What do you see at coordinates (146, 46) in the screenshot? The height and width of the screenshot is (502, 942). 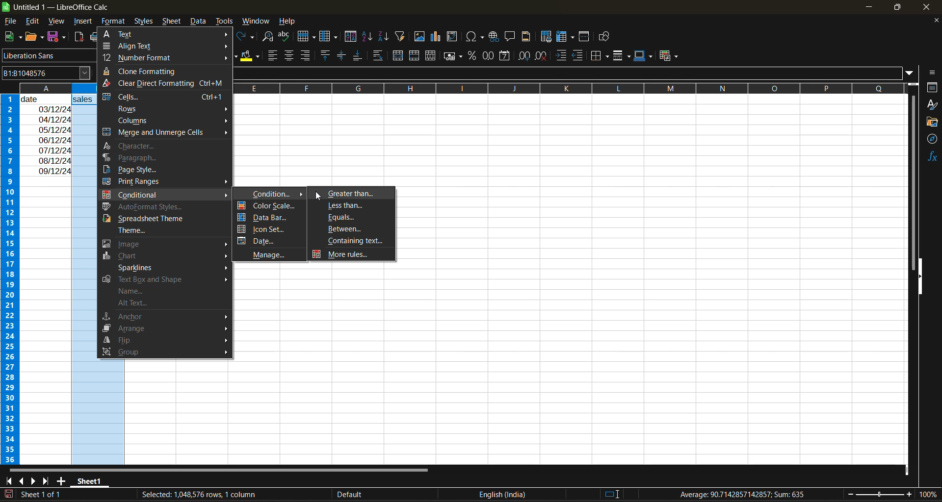 I see `align text` at bounding box center [146, 46].